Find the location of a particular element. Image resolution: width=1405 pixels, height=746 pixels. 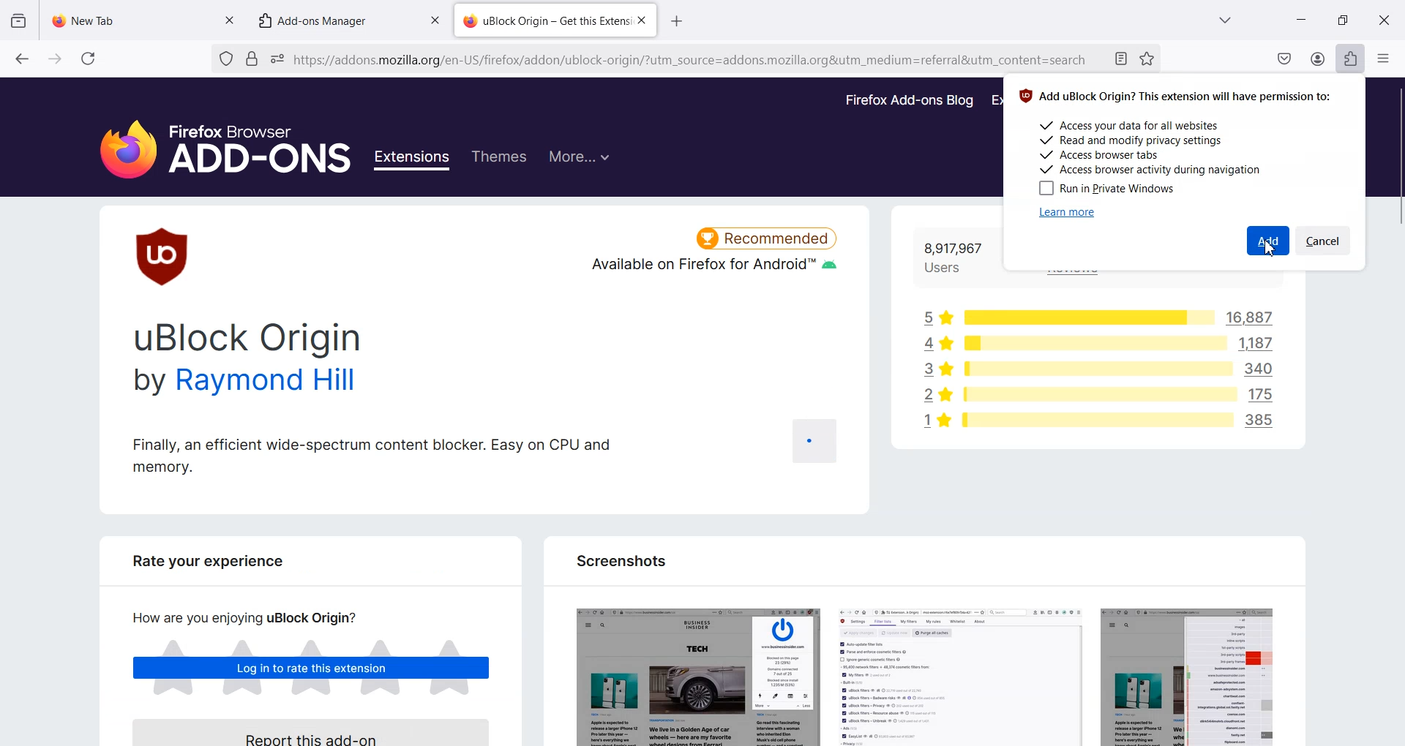

Extensions  is located at coordinates (414, 160).